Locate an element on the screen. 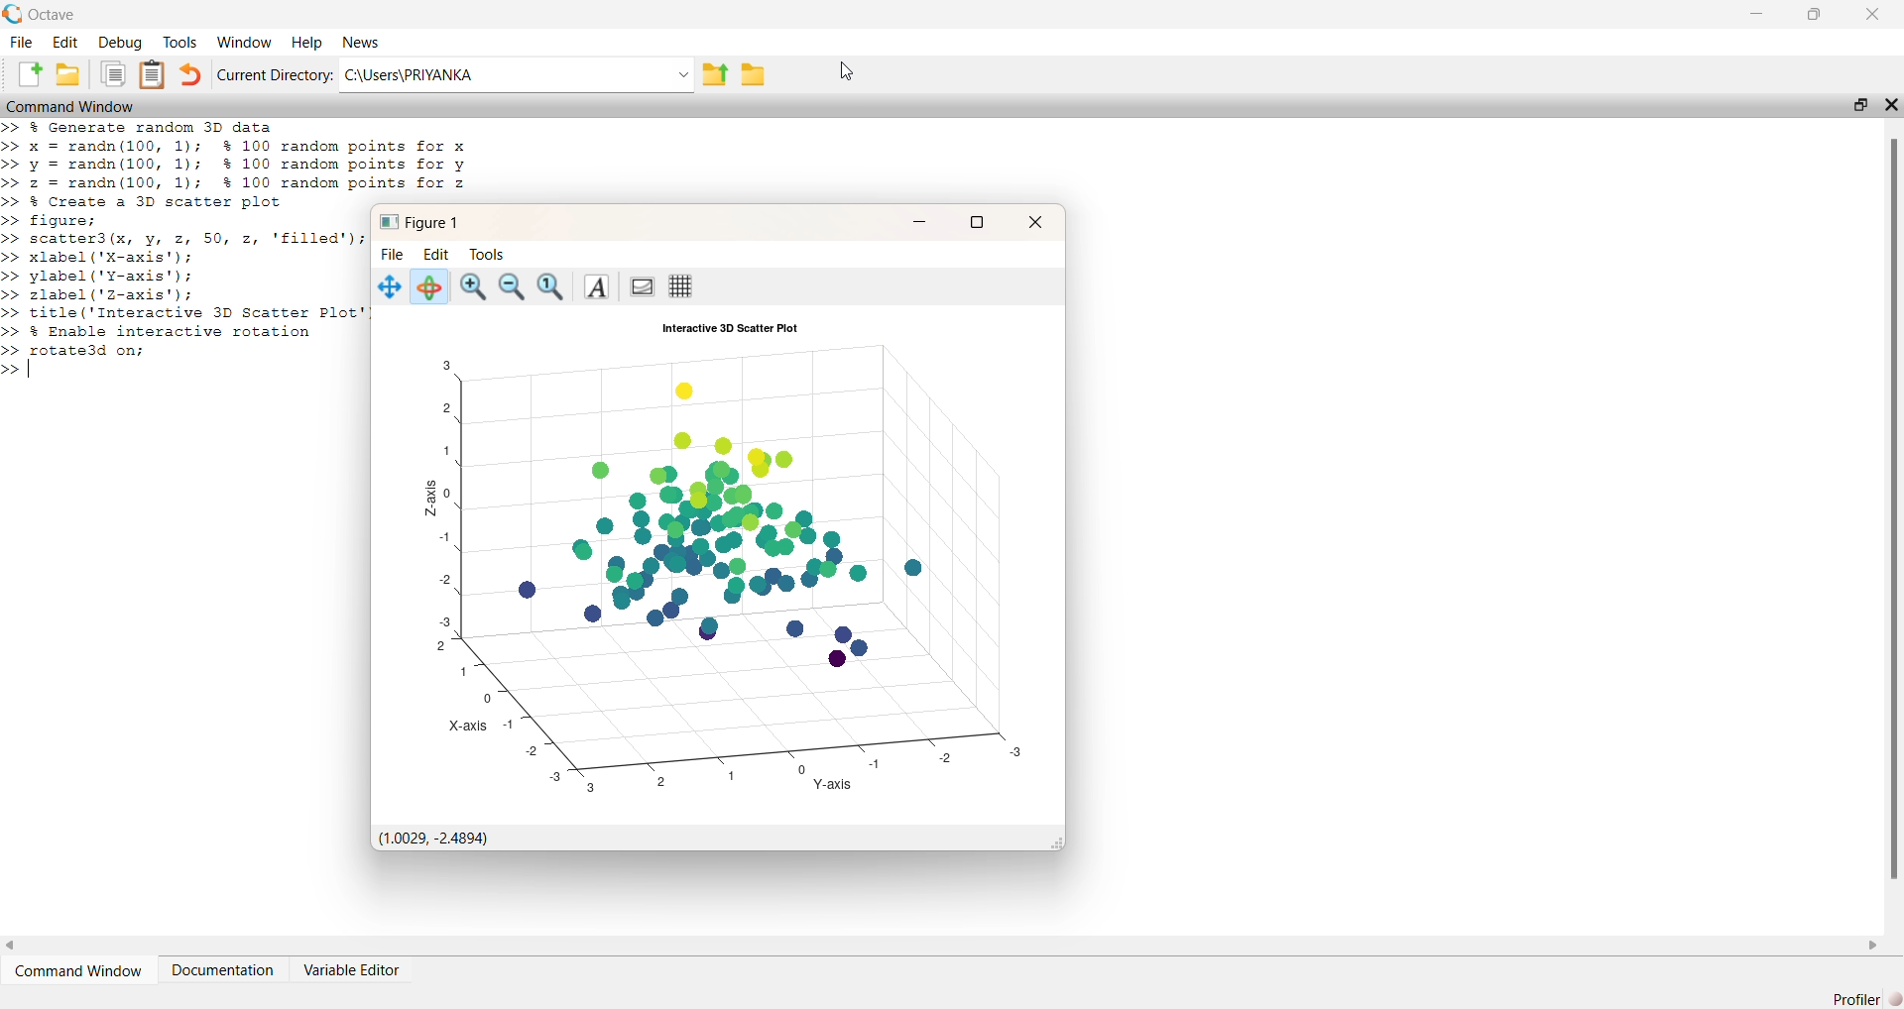 The image size is (1904, 1009). clipboard is located at coordinates (113, 73).